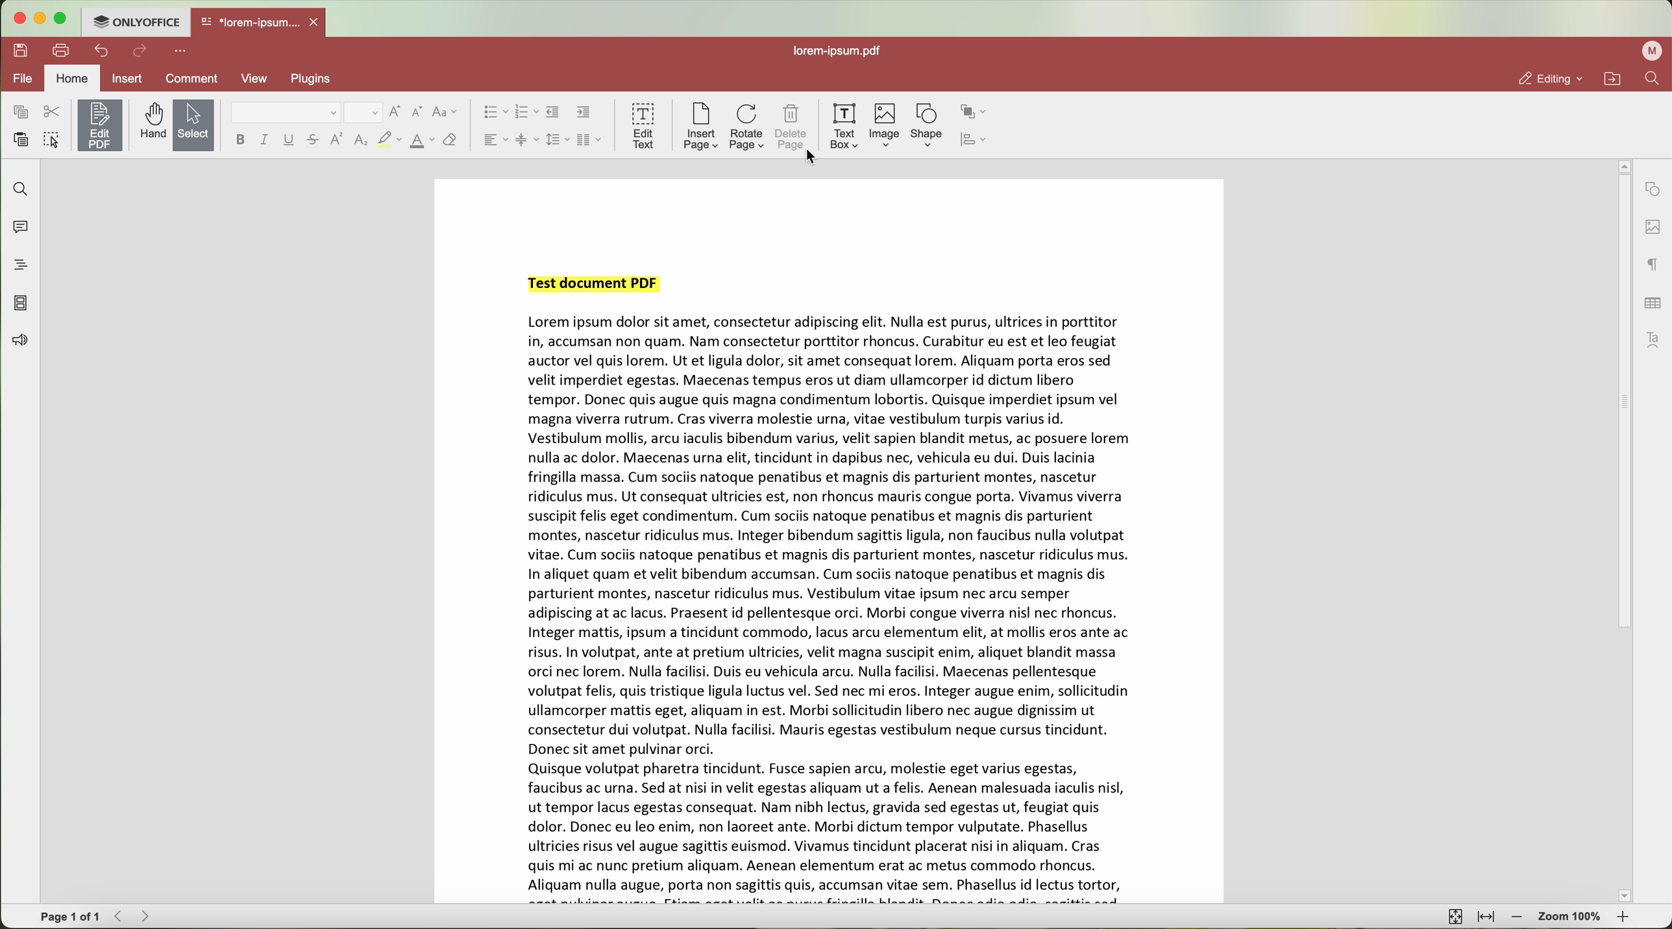  Describe the element at coordinates (312, 142) in the screenshot. I see `strikeout` at that location.